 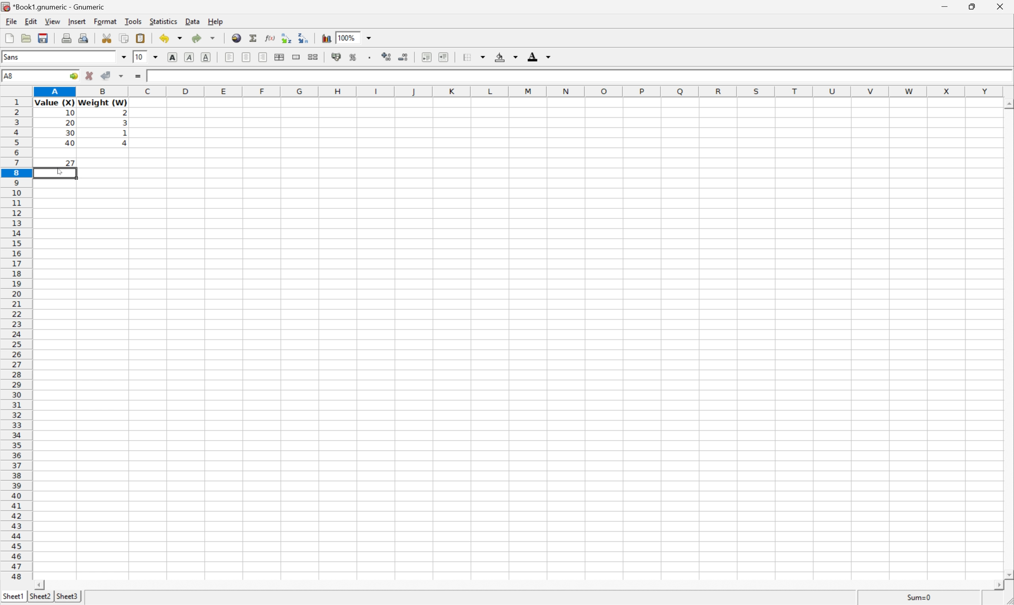 I want to click on Sheet3, so click(x=68, y=597).